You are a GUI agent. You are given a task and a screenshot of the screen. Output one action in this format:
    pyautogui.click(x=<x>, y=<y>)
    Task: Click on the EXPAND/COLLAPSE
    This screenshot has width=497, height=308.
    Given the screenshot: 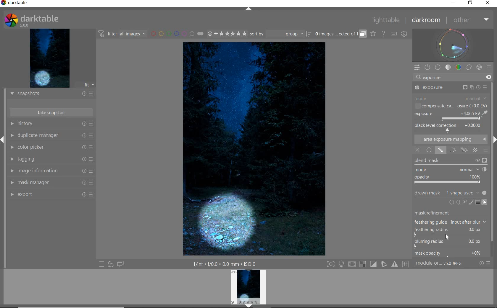 What is the action you would take?
    pyautogui.click(x=249, y=9)
    